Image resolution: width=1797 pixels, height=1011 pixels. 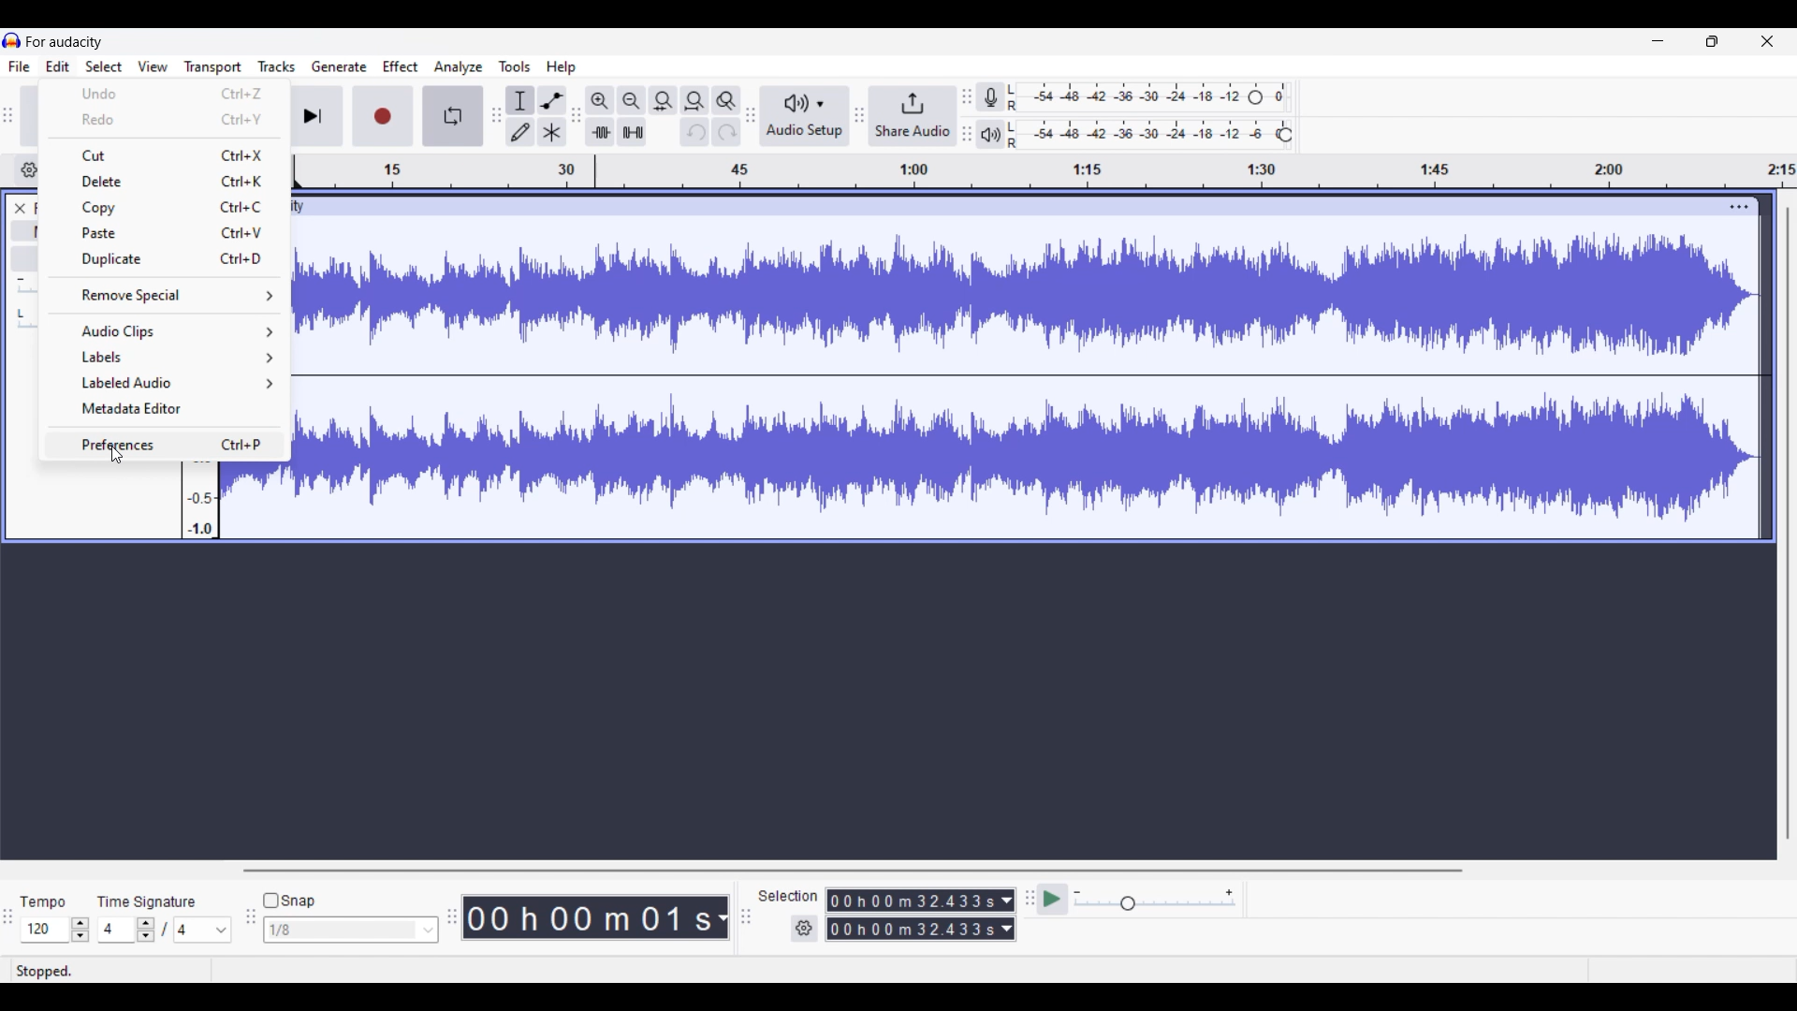 What do you see at coordinates (58, 66) in the screenshot?
I see `Edit menu` at bounding box center [58, 66].